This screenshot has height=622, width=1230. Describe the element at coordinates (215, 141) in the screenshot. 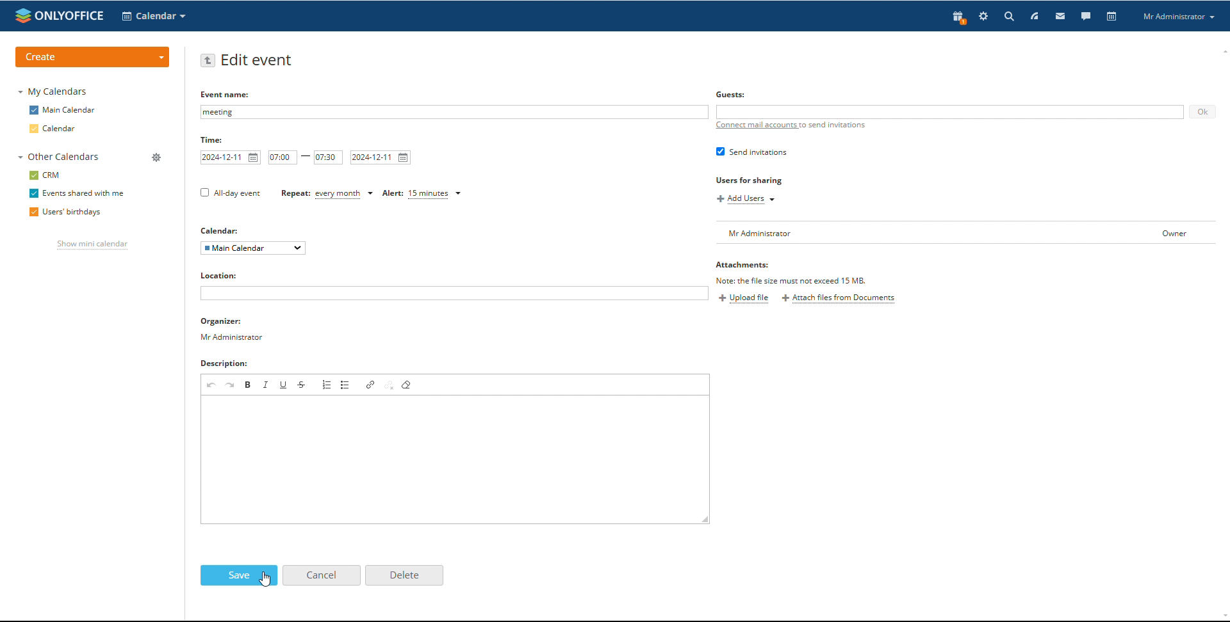

I see `Time:` at that location.